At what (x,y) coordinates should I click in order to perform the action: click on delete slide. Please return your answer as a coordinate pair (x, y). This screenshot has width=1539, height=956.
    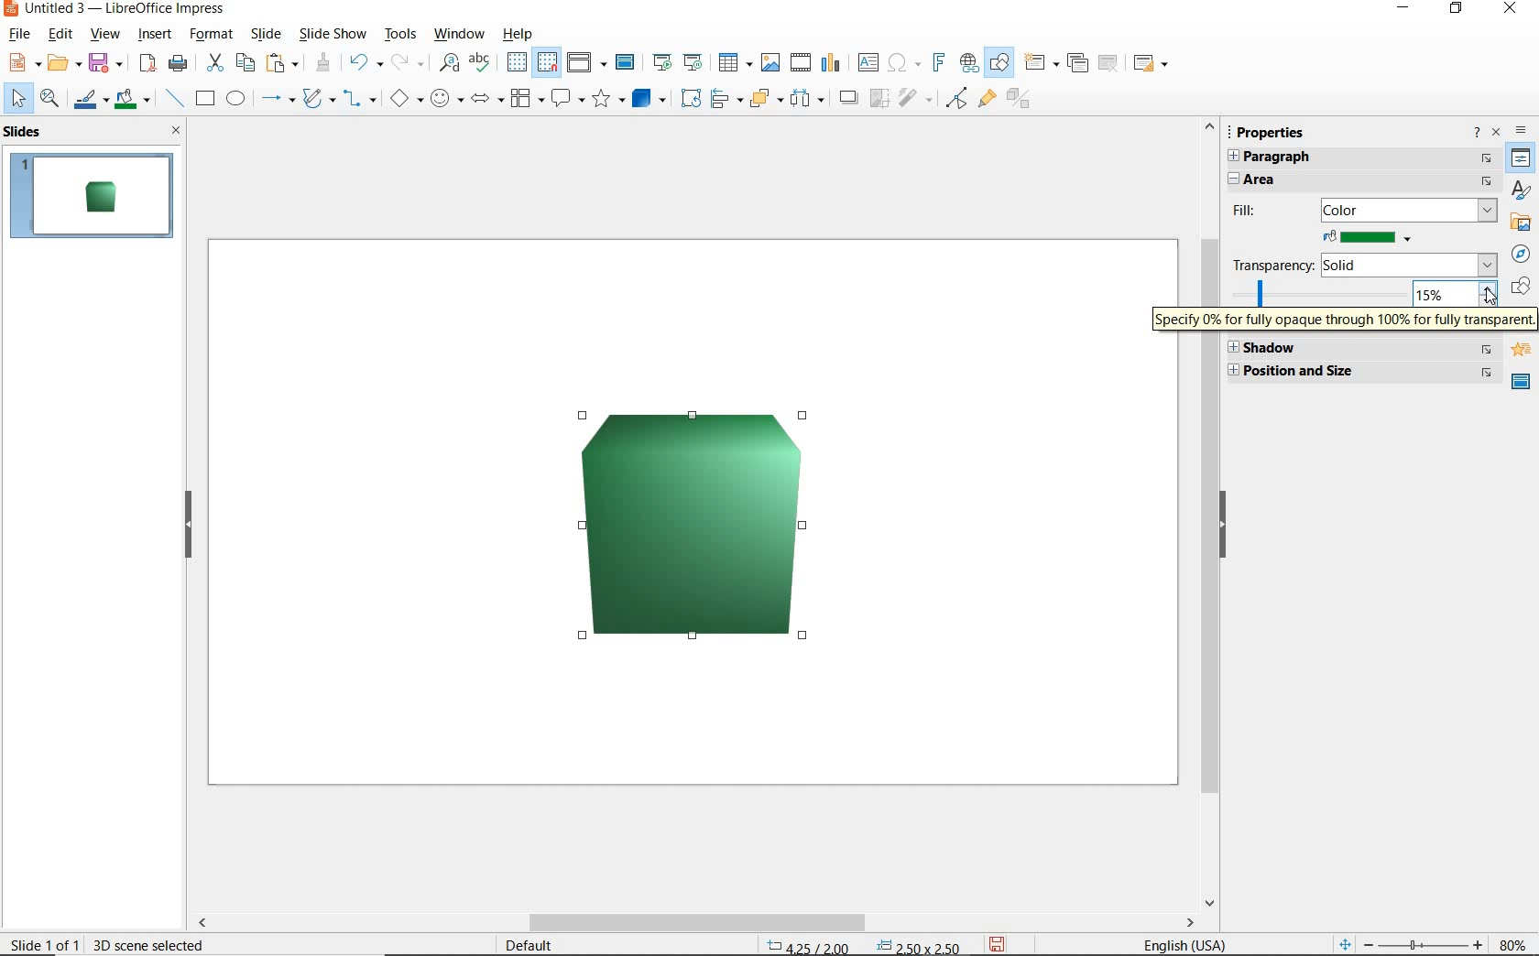
    Looking at the image, I should click on (1109, 63).